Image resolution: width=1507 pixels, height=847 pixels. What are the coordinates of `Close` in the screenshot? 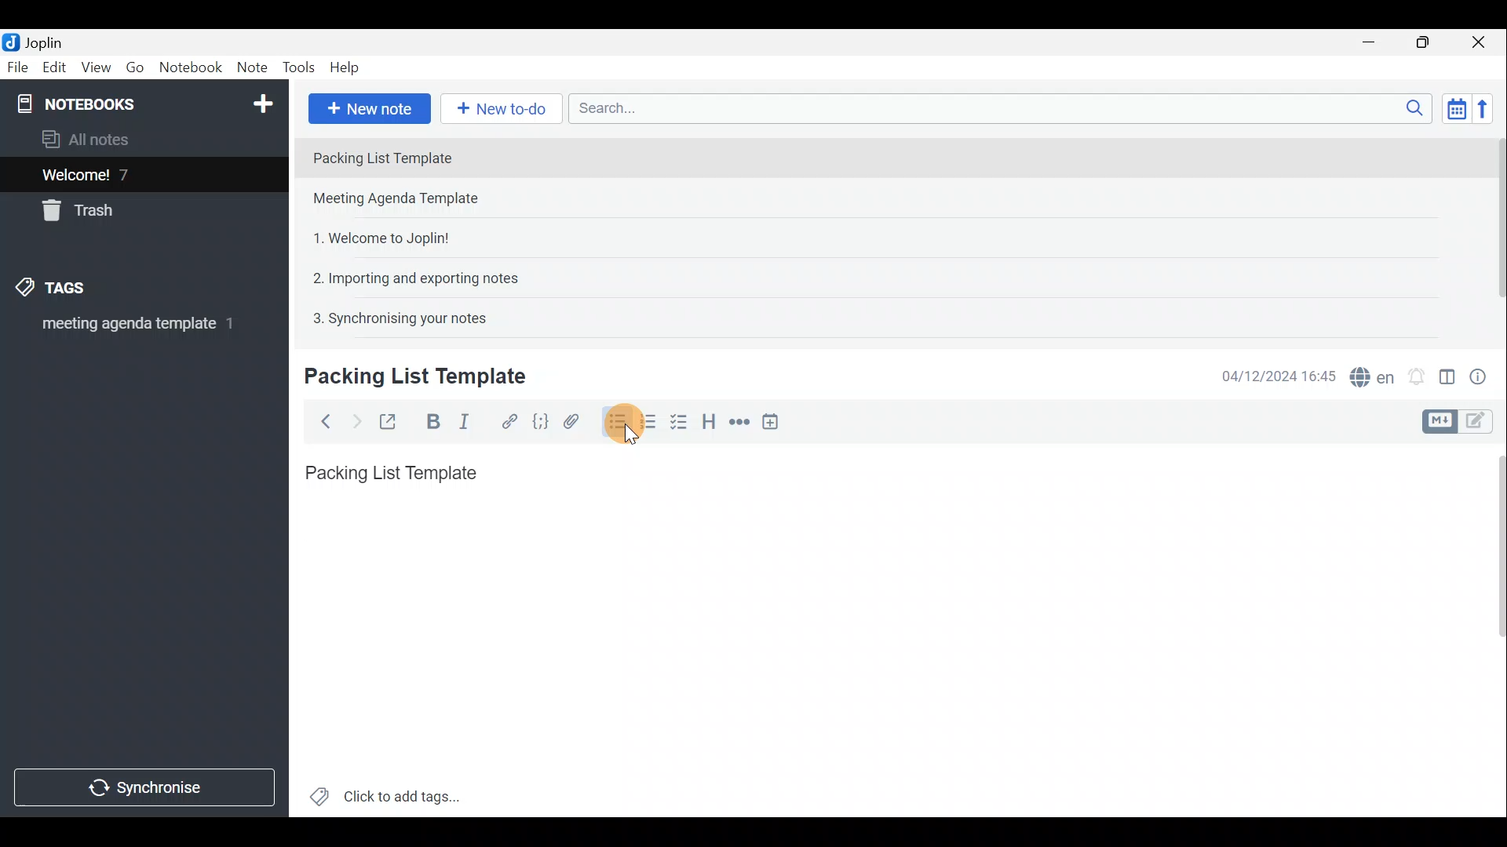 It's located at (1483, 42).